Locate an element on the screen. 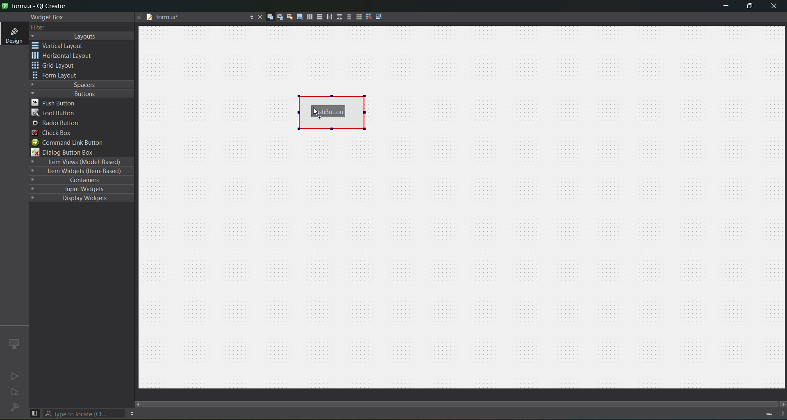 Image resolution: width=787 pixels, height=420 pixels. command link button is located at coordinates (73, 143).